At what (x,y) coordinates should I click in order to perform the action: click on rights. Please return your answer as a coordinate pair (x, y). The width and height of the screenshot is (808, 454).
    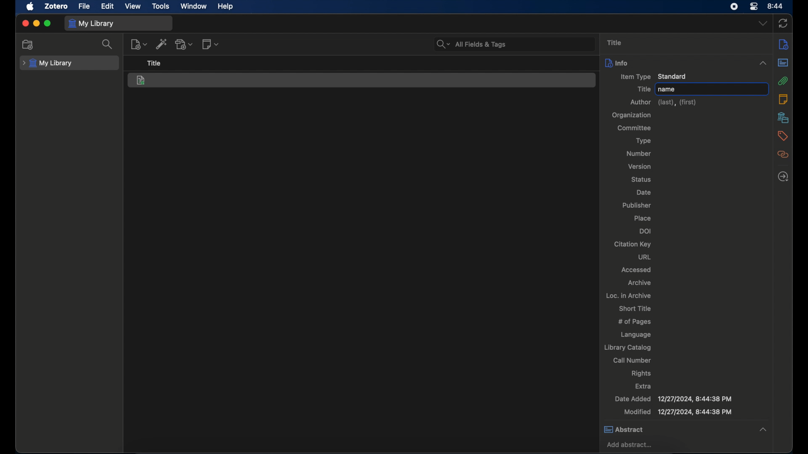
    Looking at the image, I should click on (641, 374).